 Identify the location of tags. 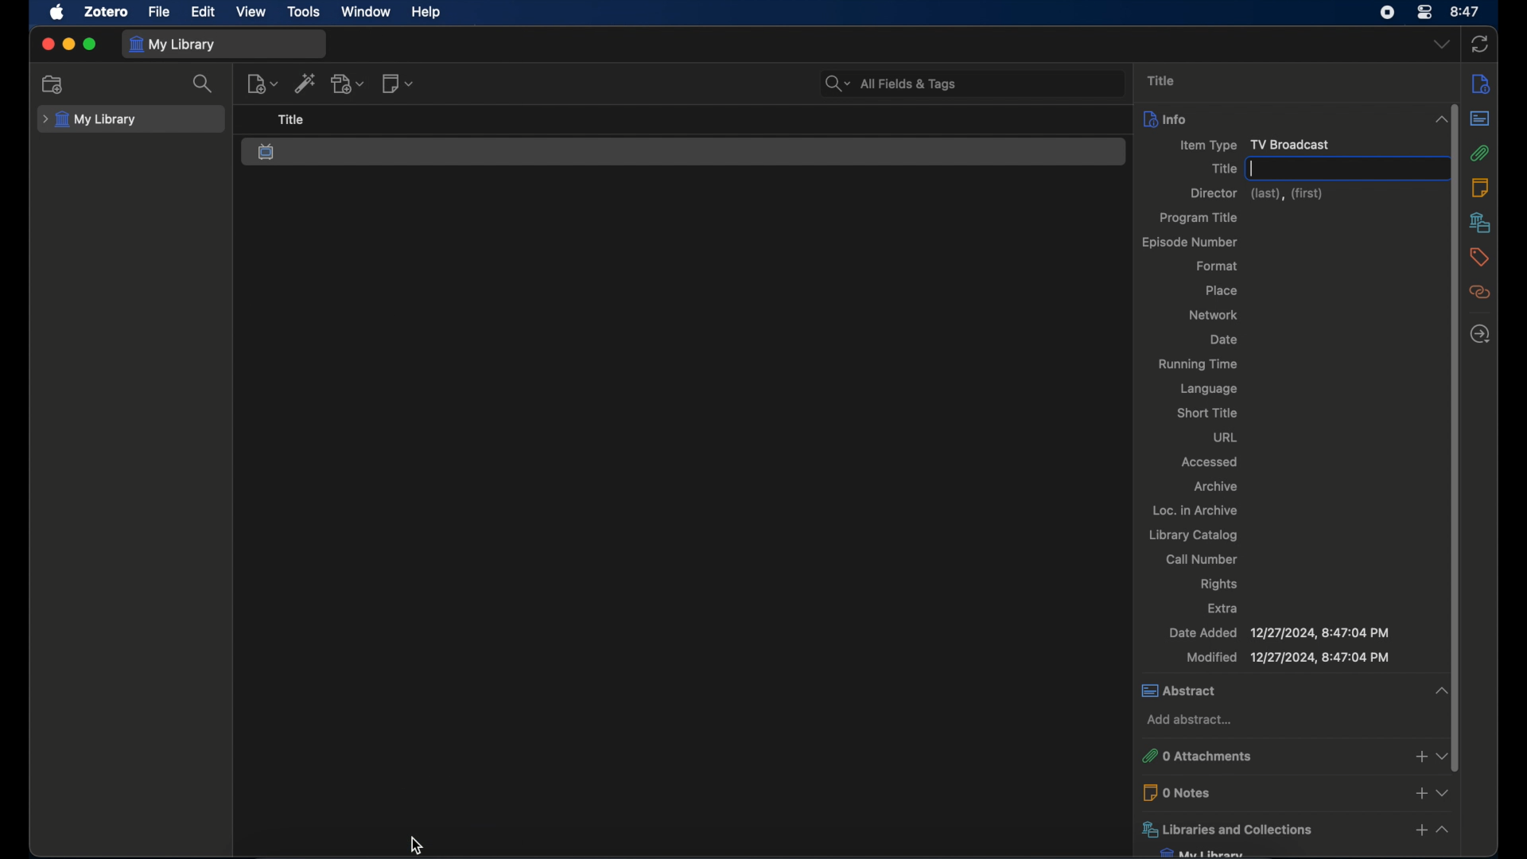
(1480, 257).